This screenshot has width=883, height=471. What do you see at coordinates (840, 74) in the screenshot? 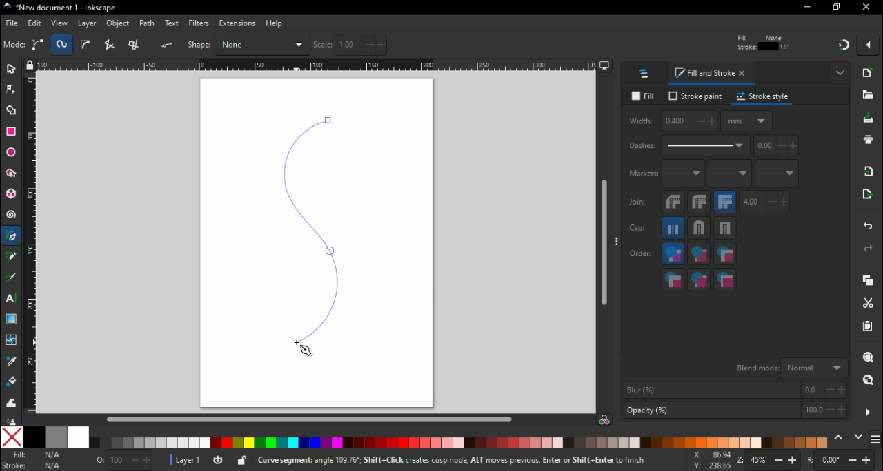
I see `show` at bounding box center [840, 74].